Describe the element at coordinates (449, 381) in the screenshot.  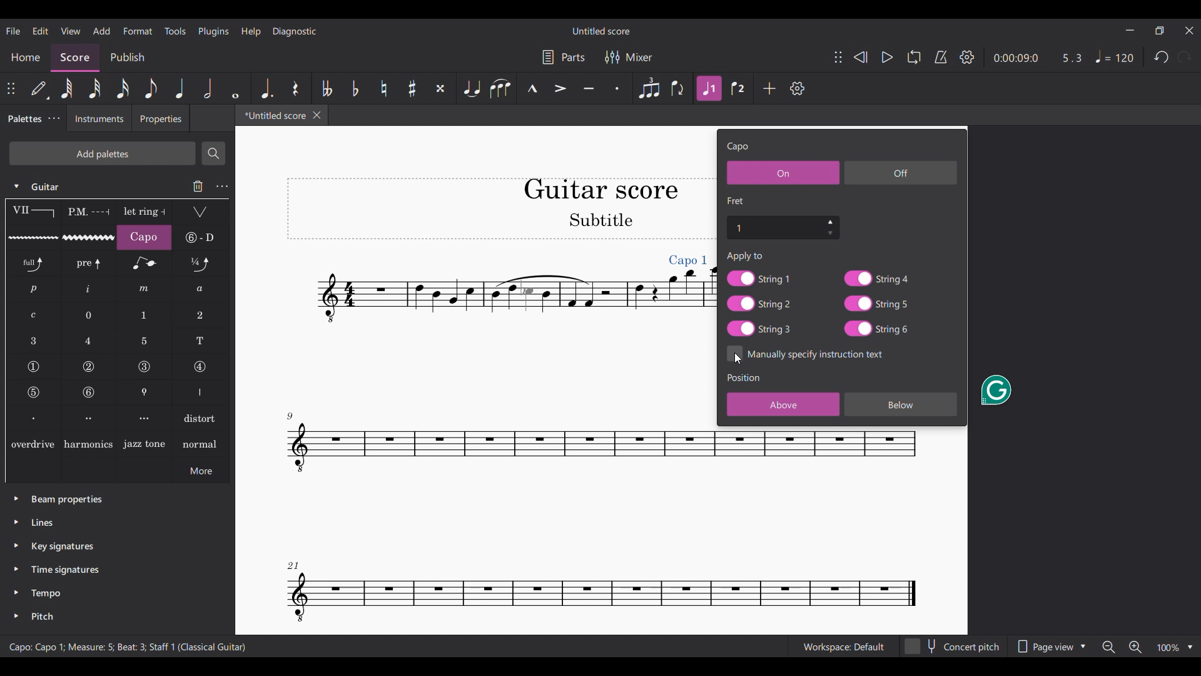
I see `Current score` at that location.